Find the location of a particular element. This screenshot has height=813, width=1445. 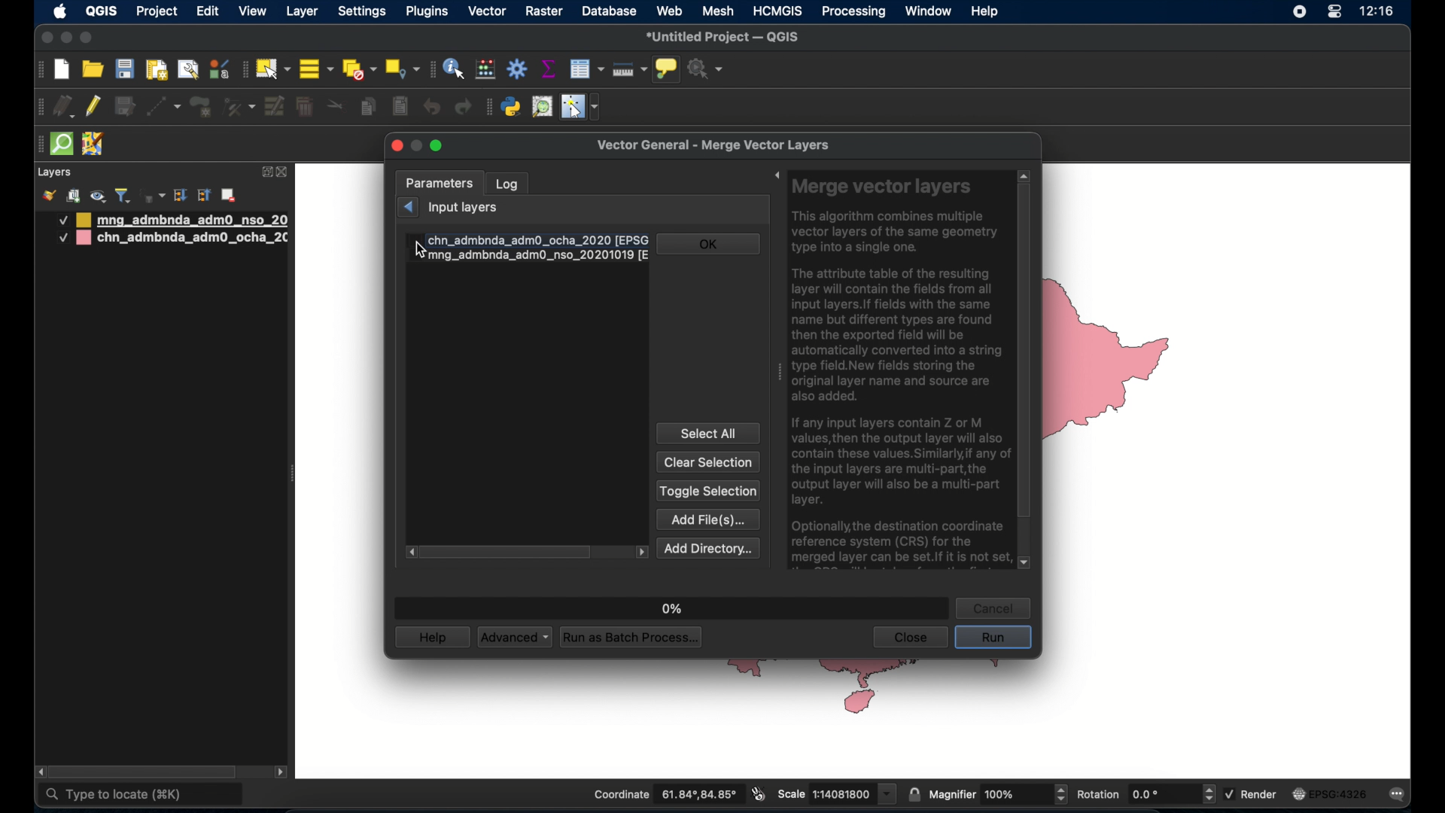

processing is located at coordinates (854, 13).